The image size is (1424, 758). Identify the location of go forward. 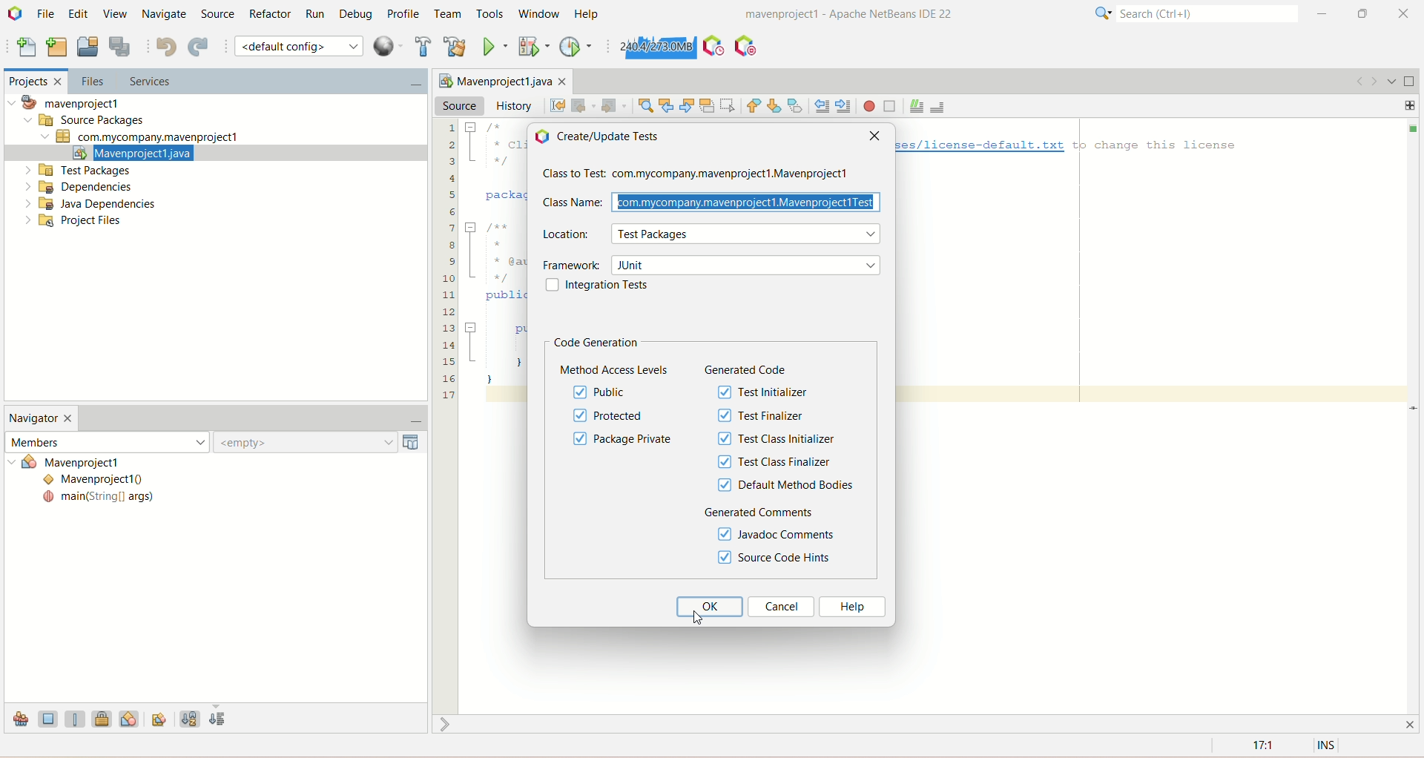
(1373, 81).